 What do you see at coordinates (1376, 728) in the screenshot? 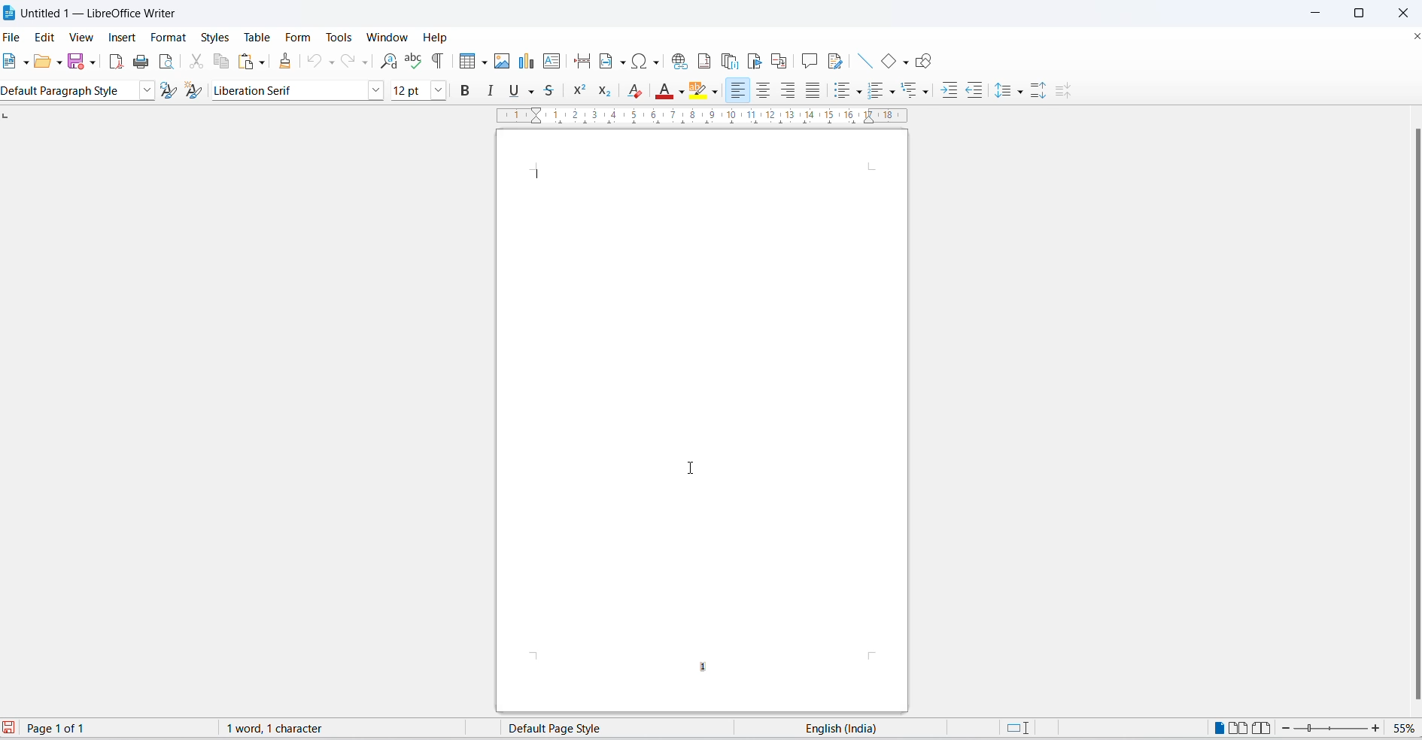
I see `increase` at bounding box center [1376, 728].